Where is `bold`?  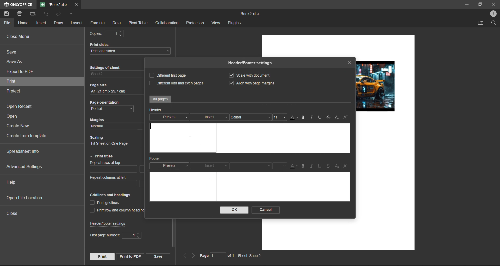
bold is located at coordinates (304, 166).